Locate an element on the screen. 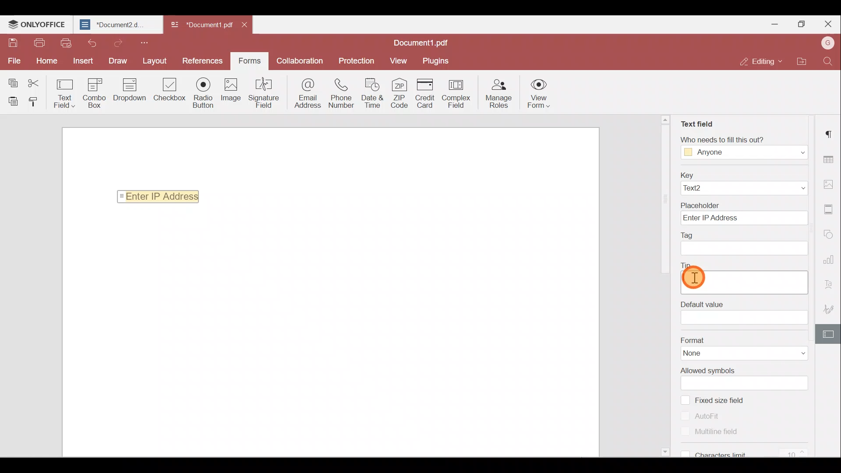 Image resolution: width=841 pixels, height=473 pixels. Allowed symbols is located at coordinates (709, 371).